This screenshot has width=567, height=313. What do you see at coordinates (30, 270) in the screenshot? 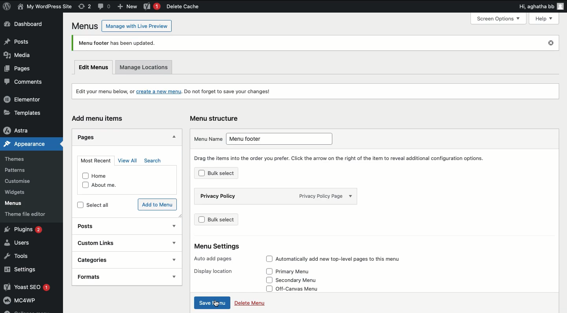
I see `Settings` at bounding box center [30, 270].